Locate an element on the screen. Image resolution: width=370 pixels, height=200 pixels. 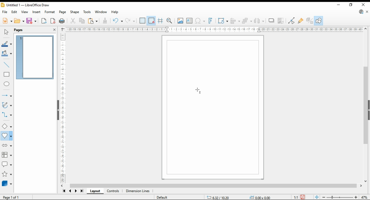
open  is located at coordinates (19, 21).